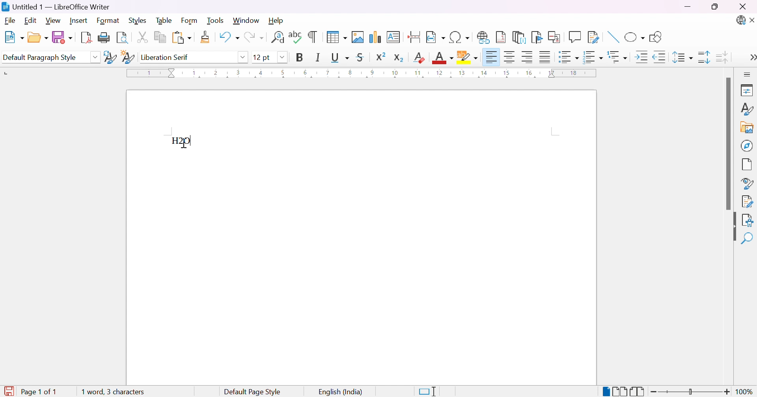  What do you see at coordinates (336, 37) in the screenshot?
I see `Insert table` at bounding box center [336, 37].